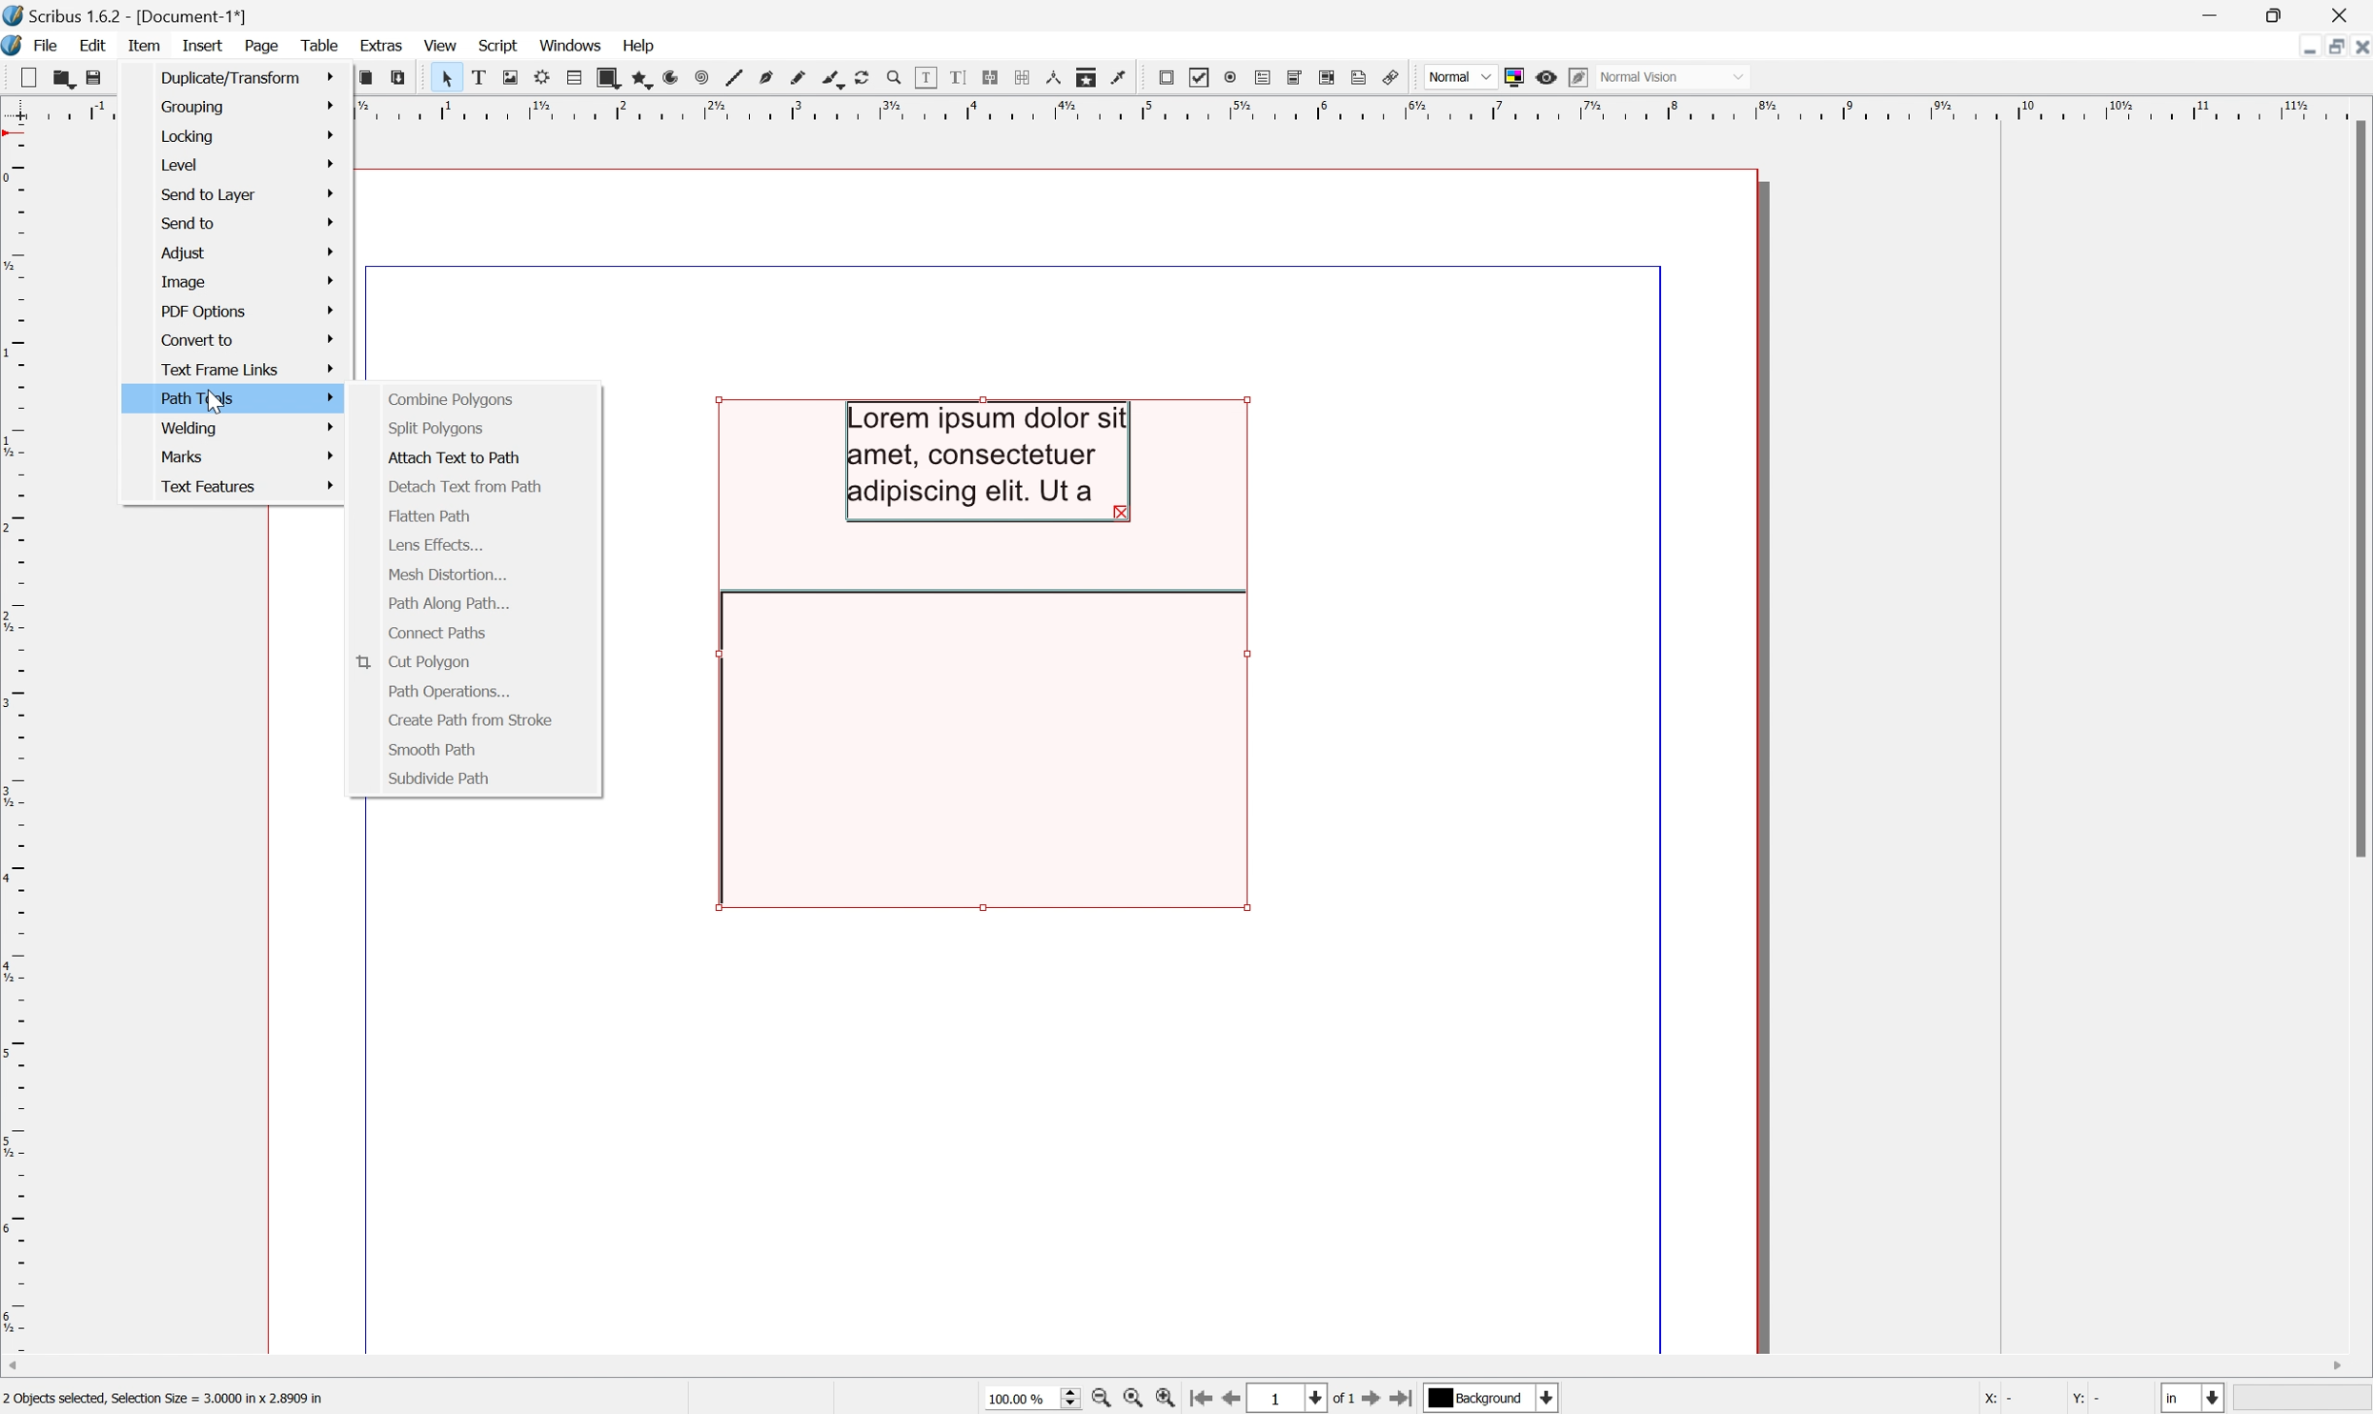 Image resolution: width=2373 pixels, height=1414 pixels. I want to click on Open, so click(55, 79).